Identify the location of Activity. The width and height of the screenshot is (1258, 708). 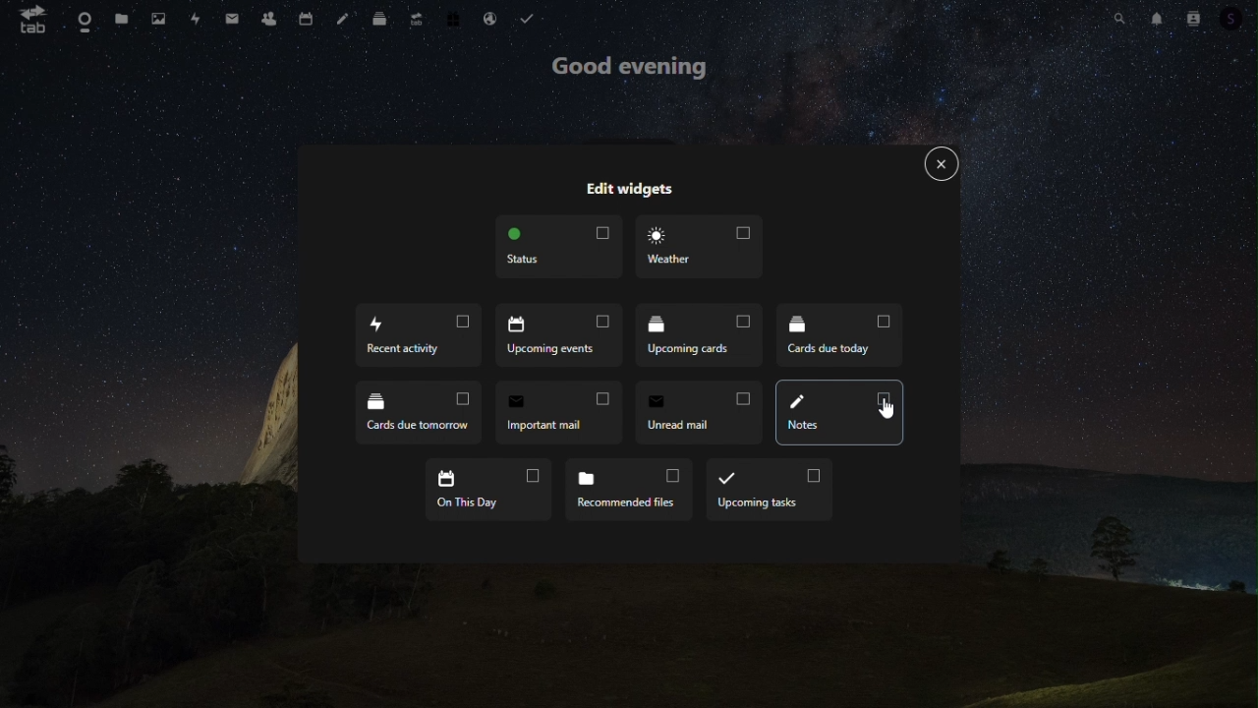
(196, 18).